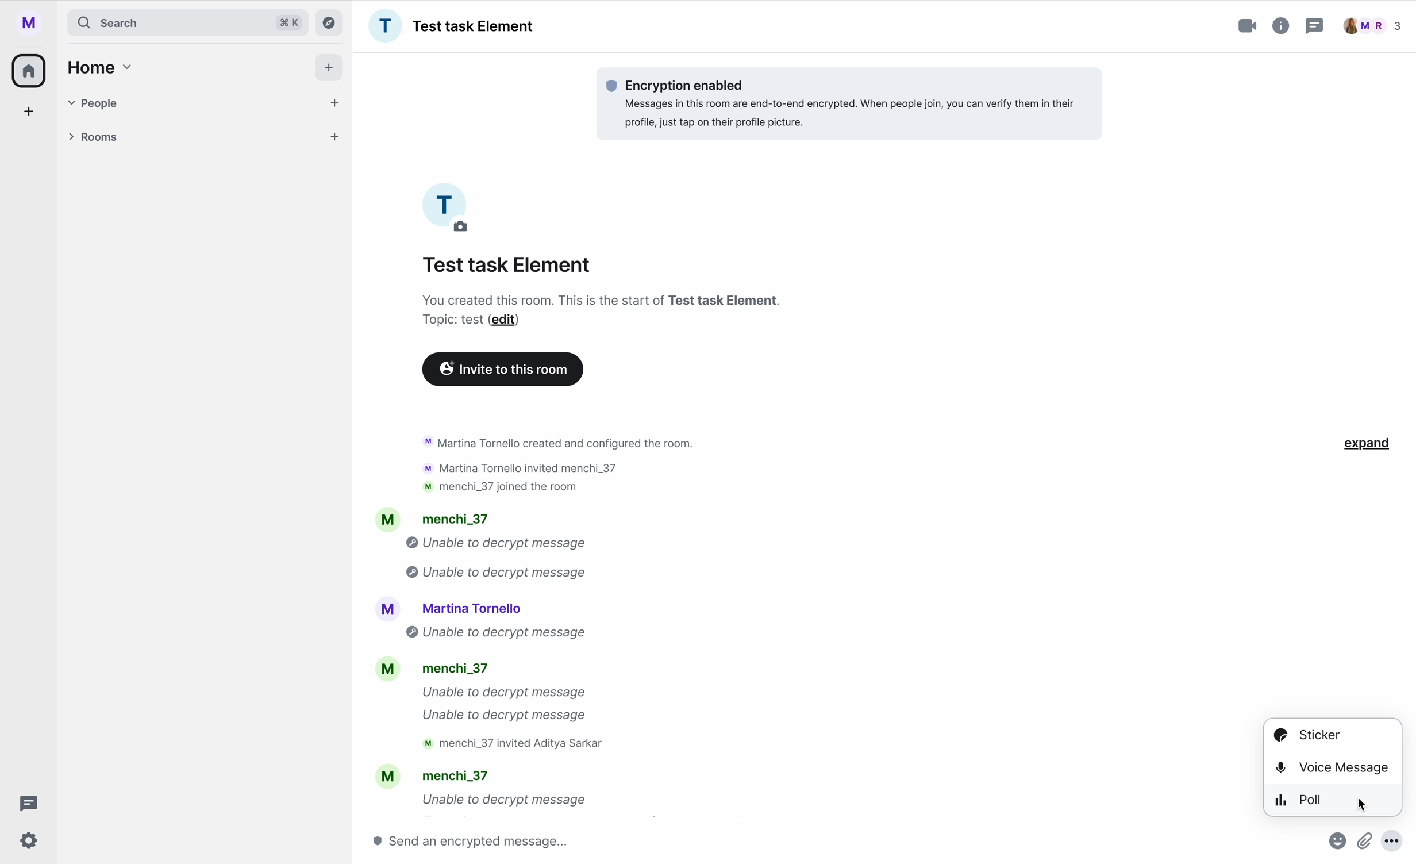  Describe the element at coordinates (495, 840) in the screenshot. I see `send a message` at that location.